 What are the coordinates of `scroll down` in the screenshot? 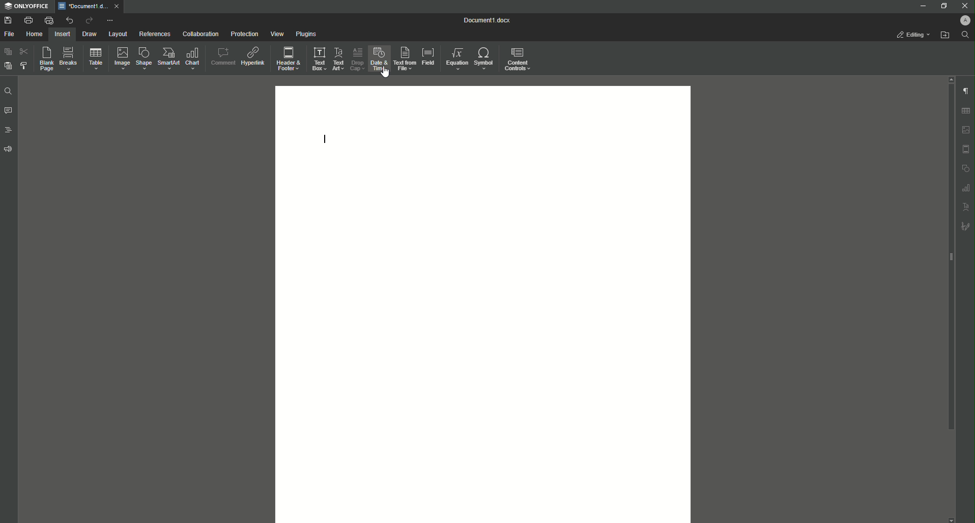 It's located at (951, 520).